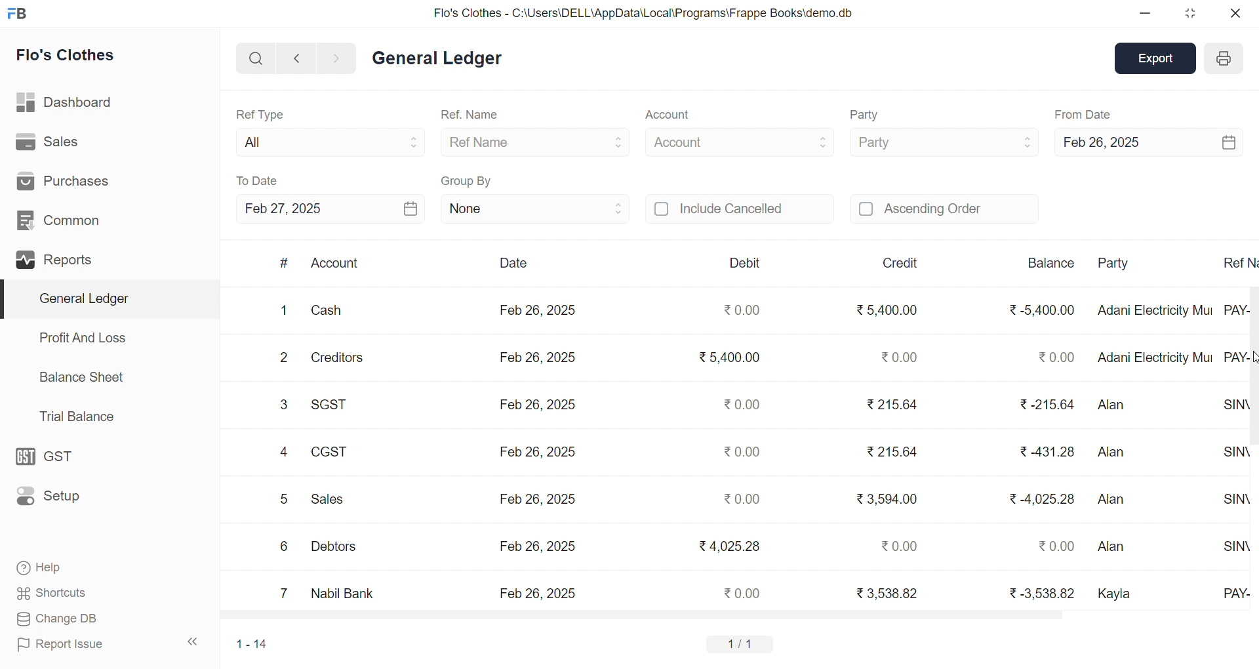  What do you see at coordinates (536, 546) in the screenshot?
I see `Feb 26, 2025` at bounding box center [536, 546].